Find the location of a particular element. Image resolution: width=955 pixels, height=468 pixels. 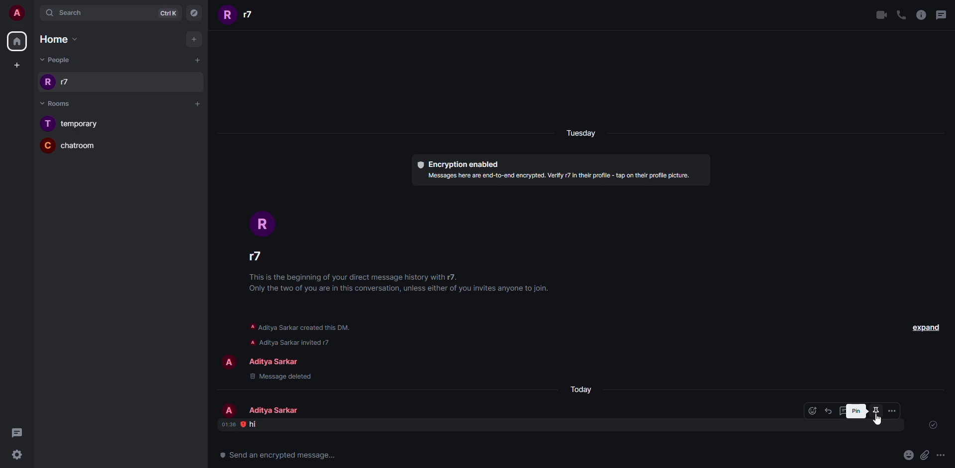

time is located at coordinates (232, 424).